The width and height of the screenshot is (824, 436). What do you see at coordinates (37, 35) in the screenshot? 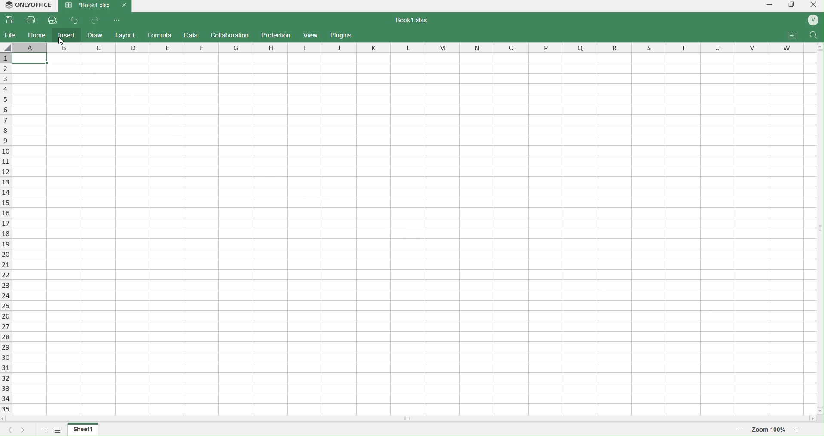
I see `home` at bounding box center [37, 35].